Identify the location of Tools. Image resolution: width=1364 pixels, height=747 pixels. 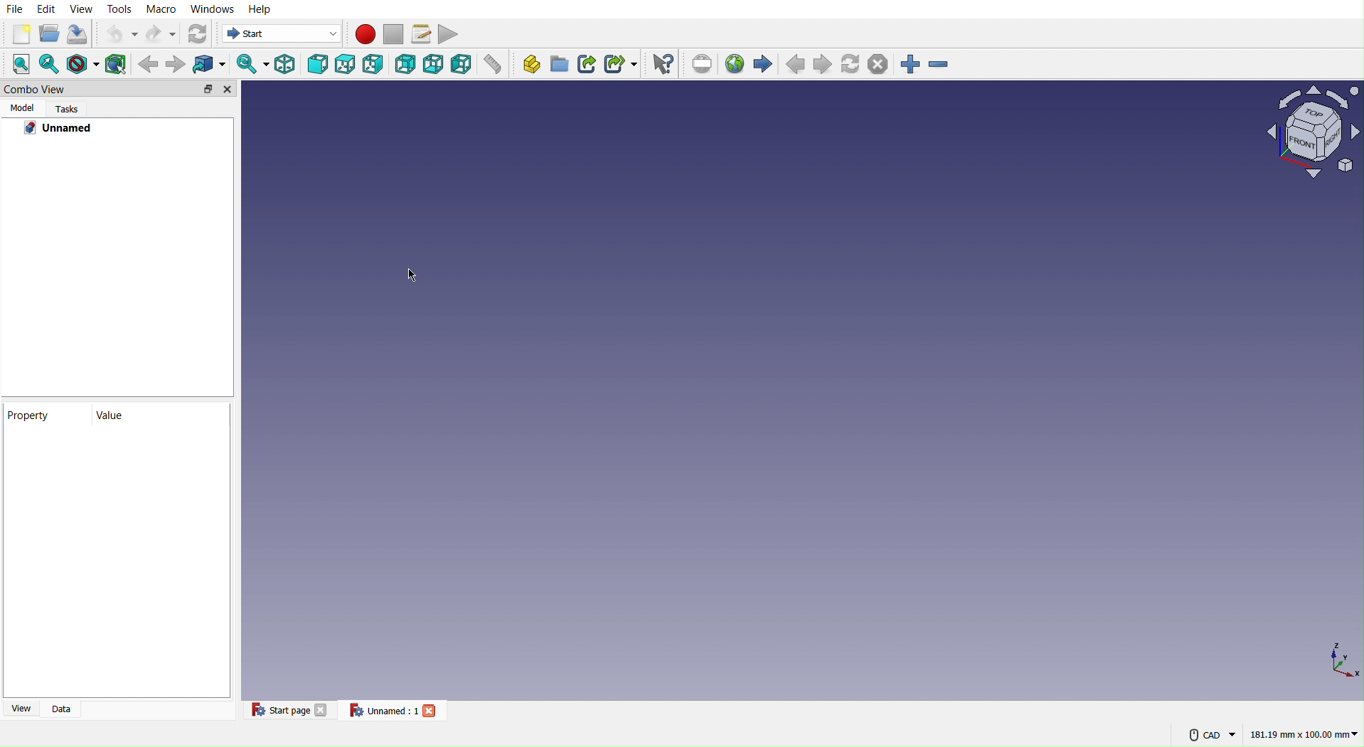
(121, 9).